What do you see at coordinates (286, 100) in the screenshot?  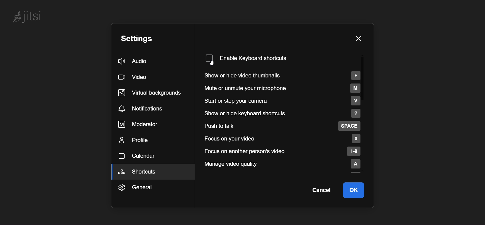 I see `start or stop your camera` at bounding box center [286, 100].